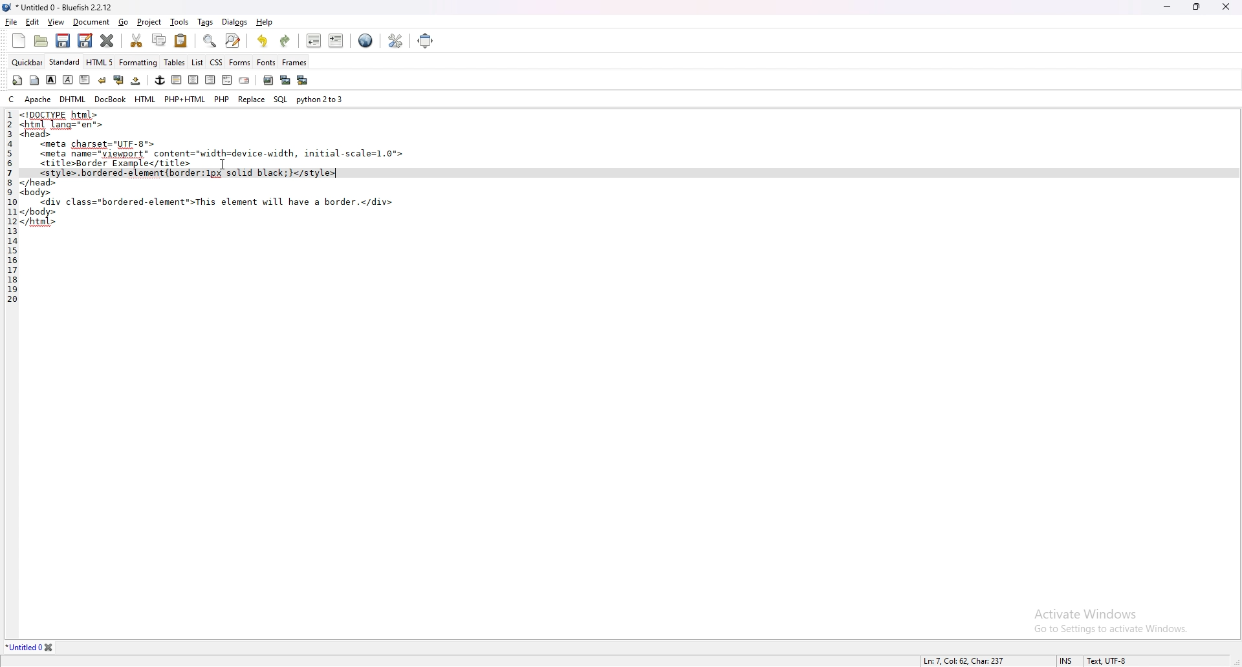 The height and width of the screenshot is (667, 1242). Describe the element at coordinates (119, 80) in the screenshot. I see `break and clear` at that location.